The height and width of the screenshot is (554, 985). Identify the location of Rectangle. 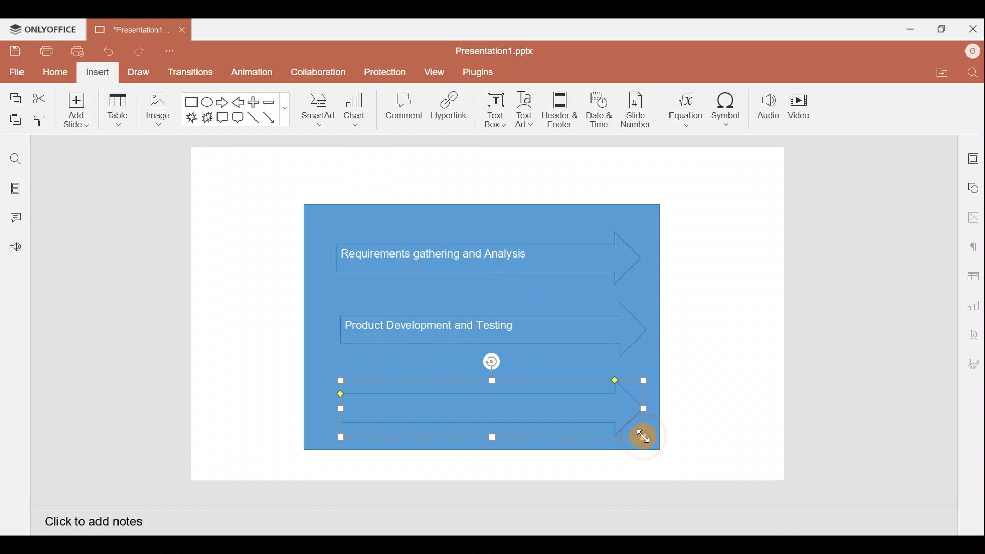
(192, 103).